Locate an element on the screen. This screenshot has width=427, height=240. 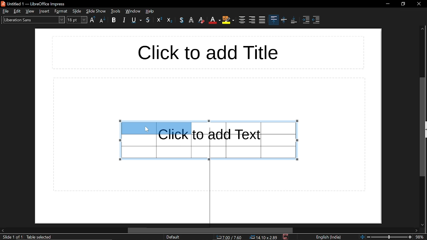
move left is located at coordinates (3, 230).